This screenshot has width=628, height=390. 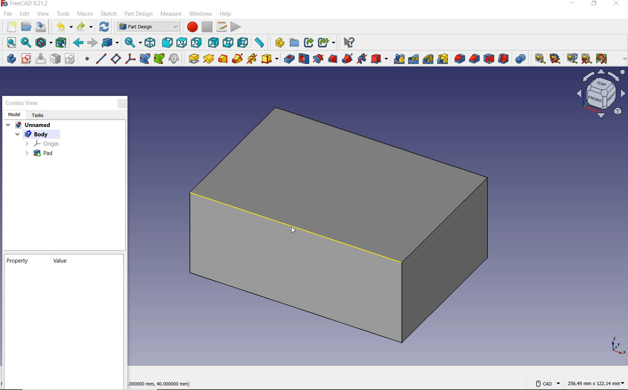 I want to click on edit sketch, so click(x=40, y=59).